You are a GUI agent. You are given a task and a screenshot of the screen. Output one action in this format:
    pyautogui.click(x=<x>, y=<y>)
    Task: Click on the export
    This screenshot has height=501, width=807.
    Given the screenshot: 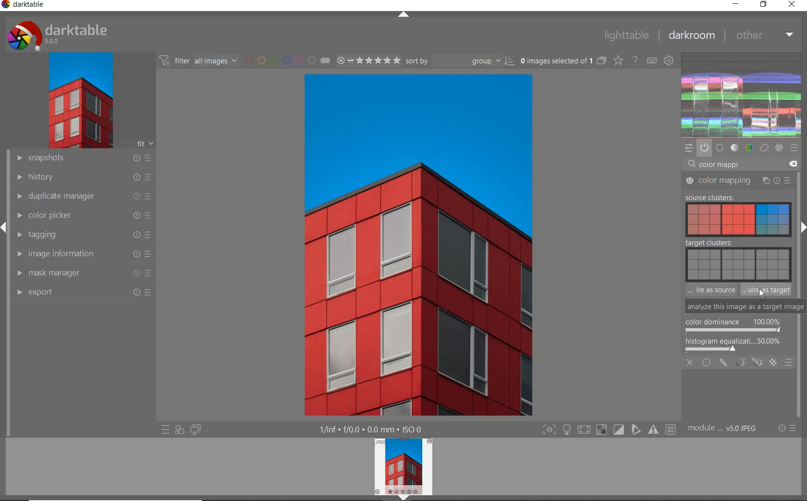 What is the action you would take?
    pyautogui.click(x=83, y=293)
    